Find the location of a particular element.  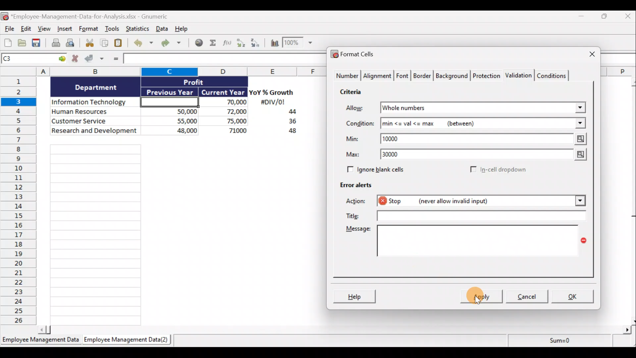

Undo last action is located at coordinates (144, 43).